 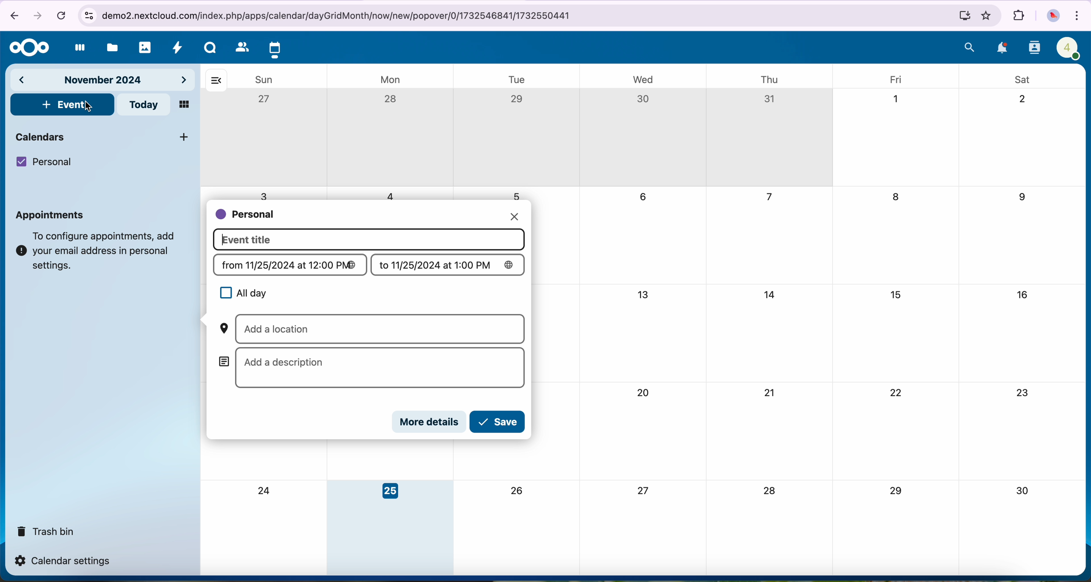 What do you see at coordinates (246, 215) in the screenshot?
I see `personal` at bounding box center [246, 215].